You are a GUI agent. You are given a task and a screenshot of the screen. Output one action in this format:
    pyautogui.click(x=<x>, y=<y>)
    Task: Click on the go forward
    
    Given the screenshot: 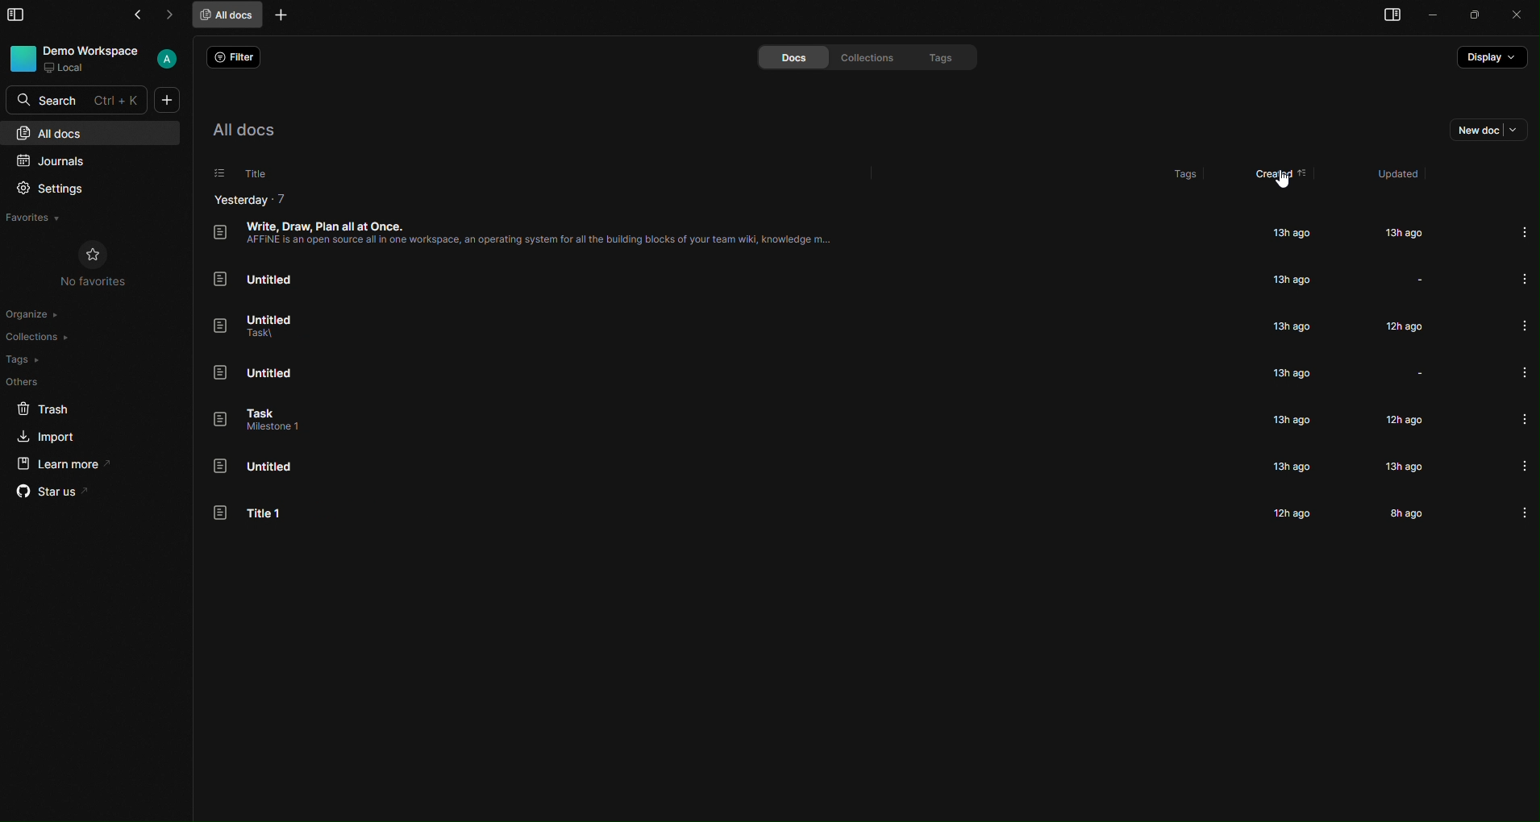 What is the action you would take?
    pyautogui.click(x=174, y=14)
    